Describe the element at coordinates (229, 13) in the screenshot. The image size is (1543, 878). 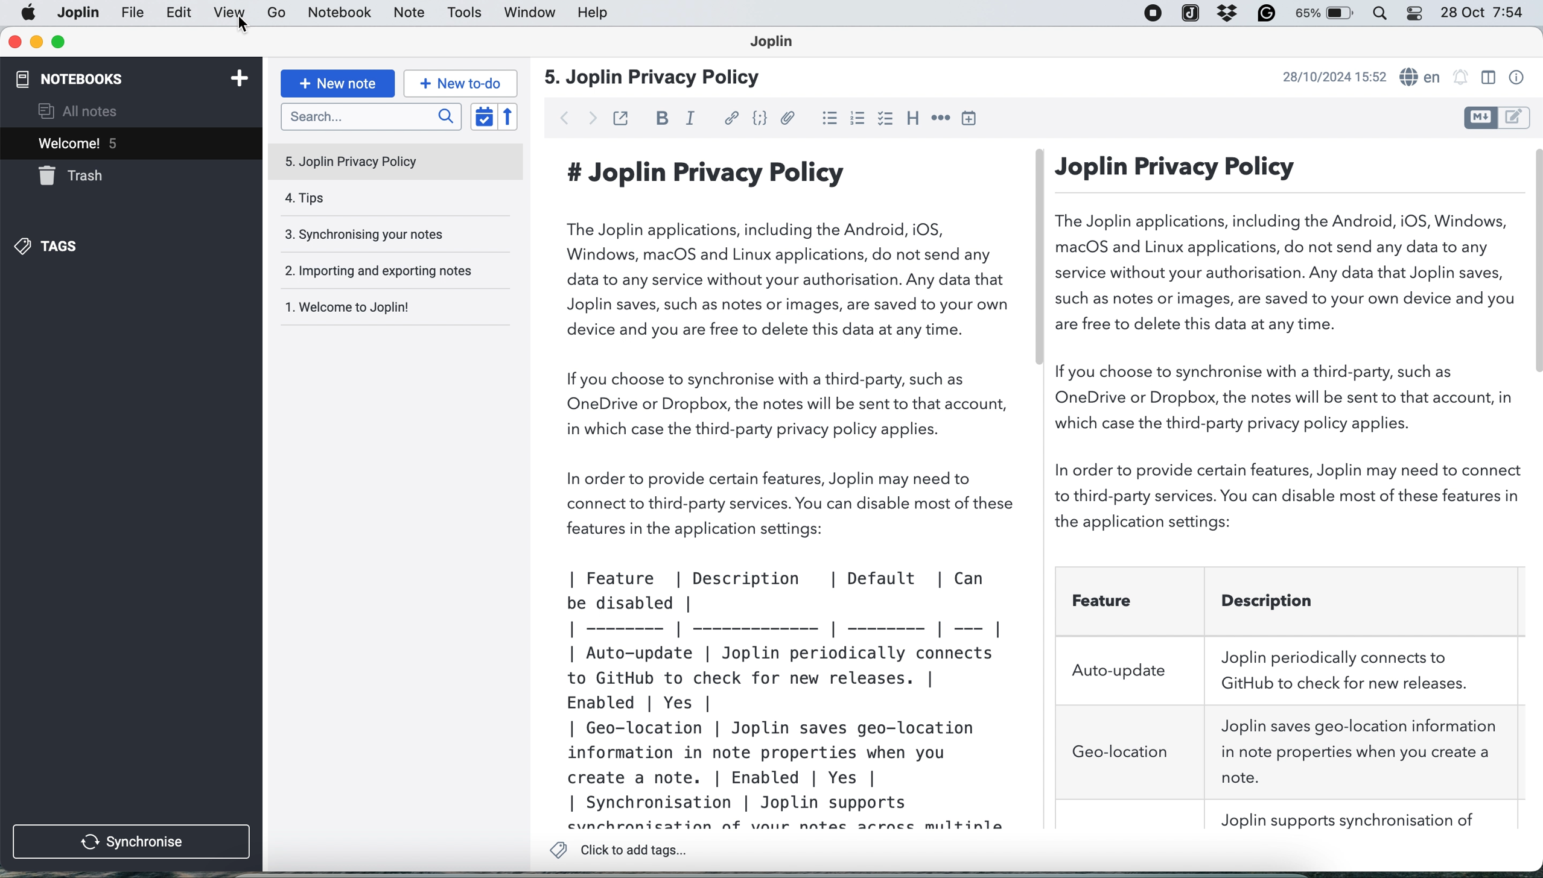
I see `view` at that location.